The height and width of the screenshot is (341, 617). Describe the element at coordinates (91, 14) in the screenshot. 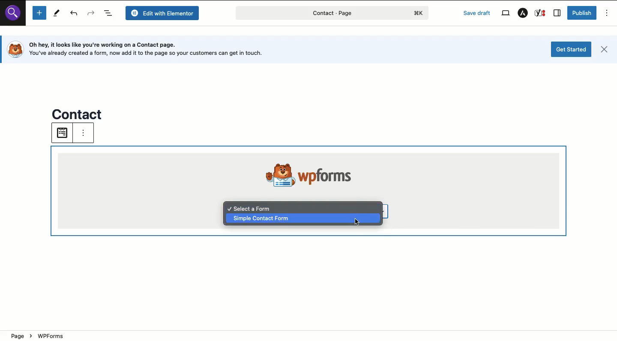

I see `Redo` at that location.